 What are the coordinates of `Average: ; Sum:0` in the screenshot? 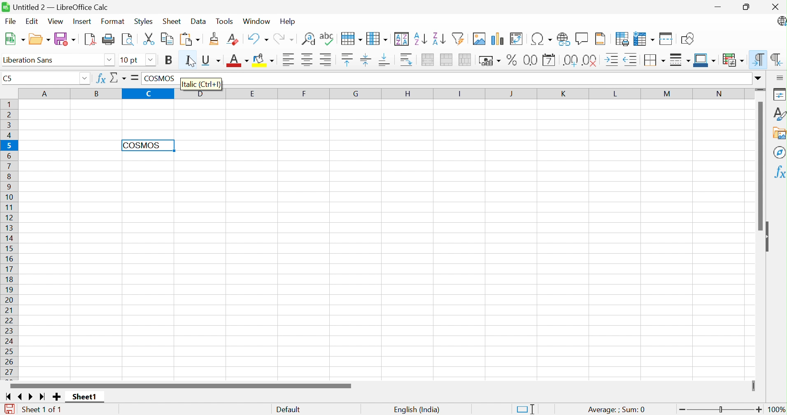 It's located at (615, 410).